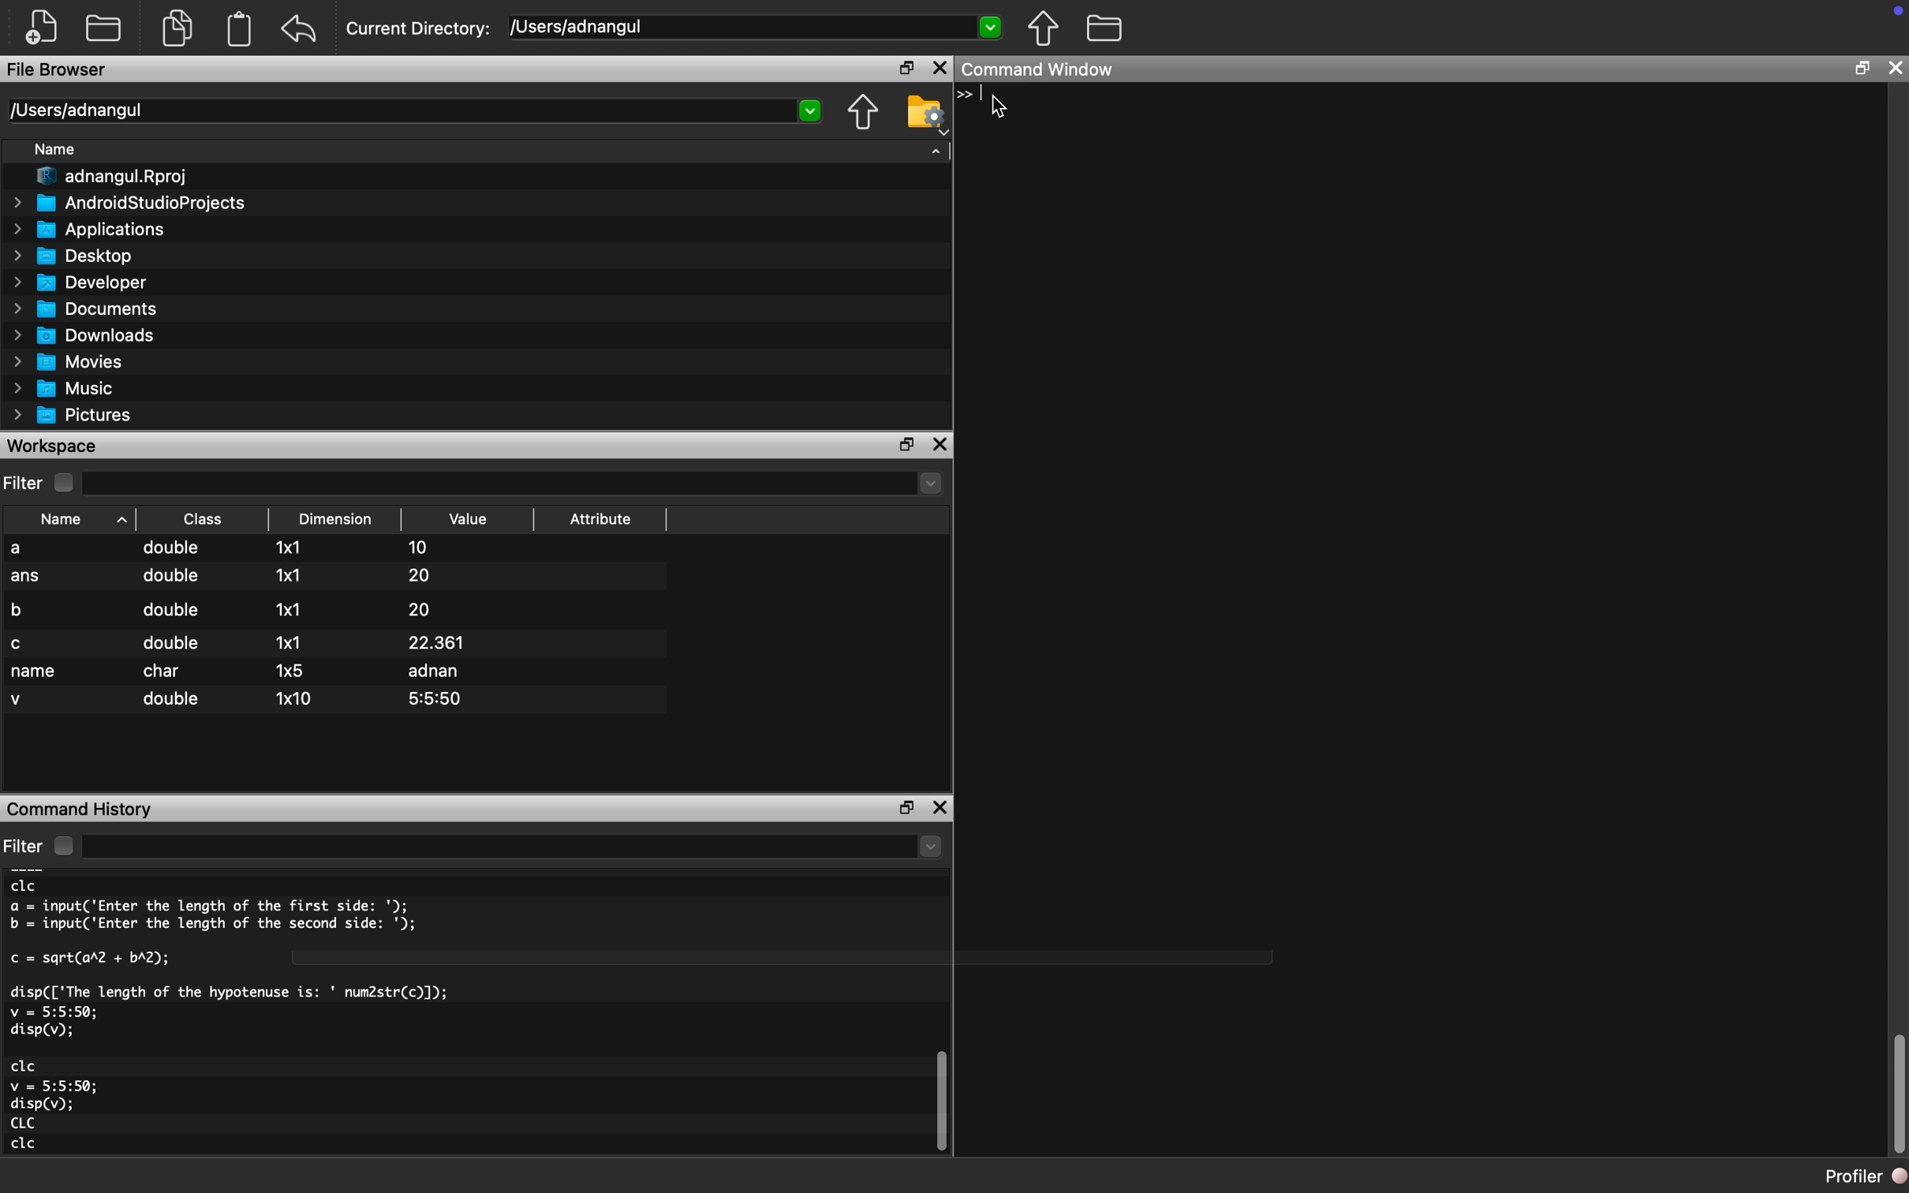  Describe the element at coordinates (201, 517) in the screenshot. I see `Class` at that location.